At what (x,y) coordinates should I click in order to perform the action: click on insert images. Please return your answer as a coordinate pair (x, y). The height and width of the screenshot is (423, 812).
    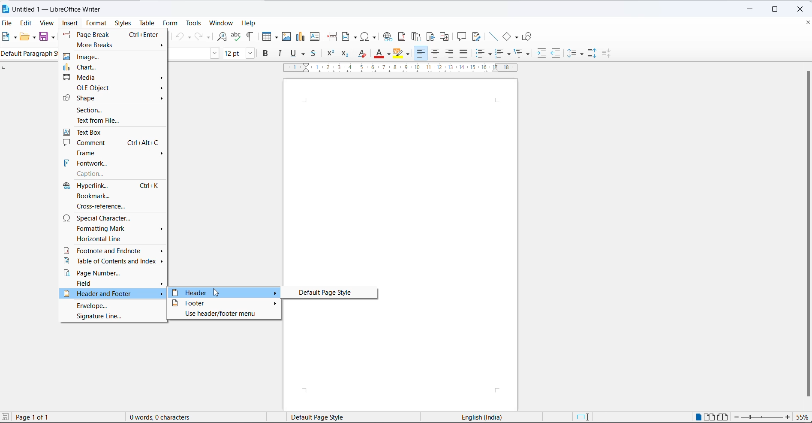
    Looking at the image, I should click on (287, 36).